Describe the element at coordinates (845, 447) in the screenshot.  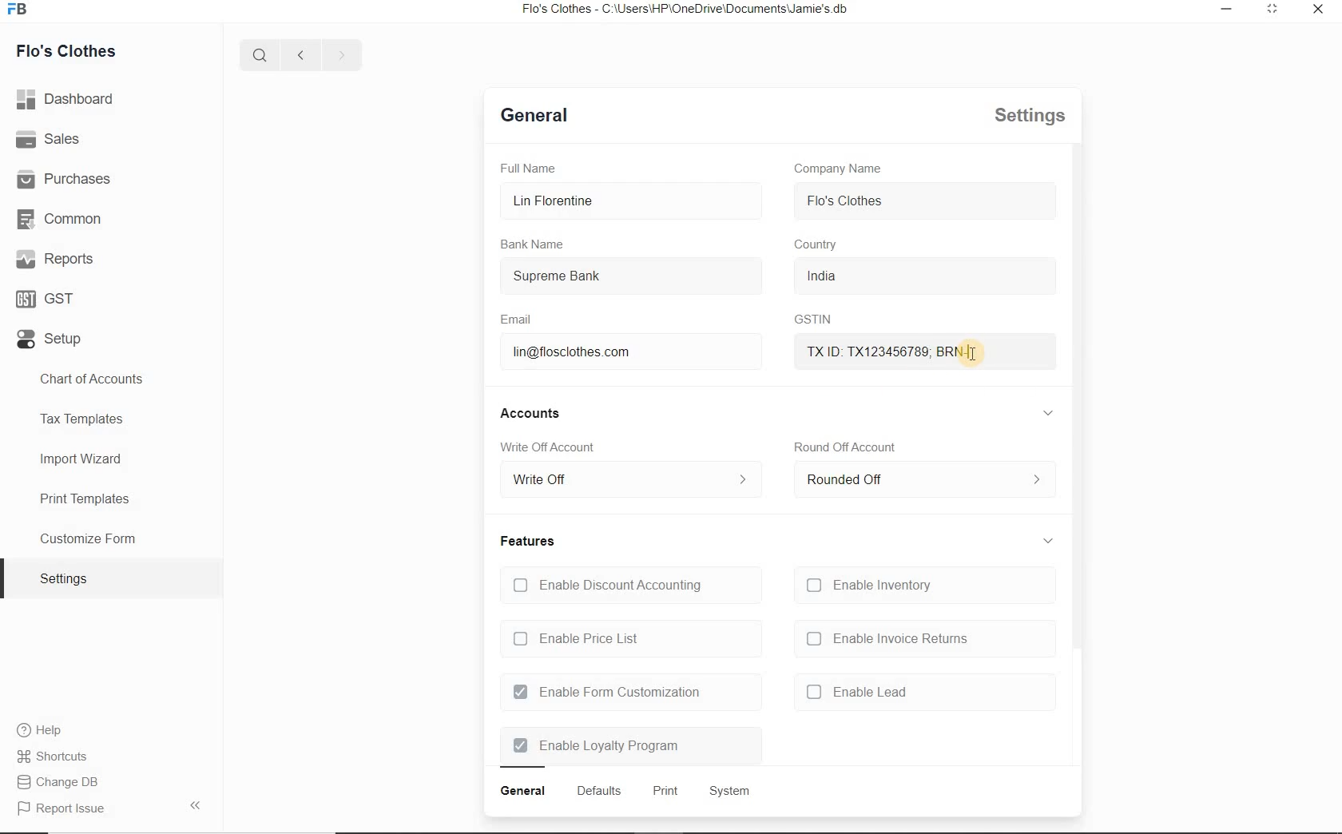
I see `round off account` at that location.